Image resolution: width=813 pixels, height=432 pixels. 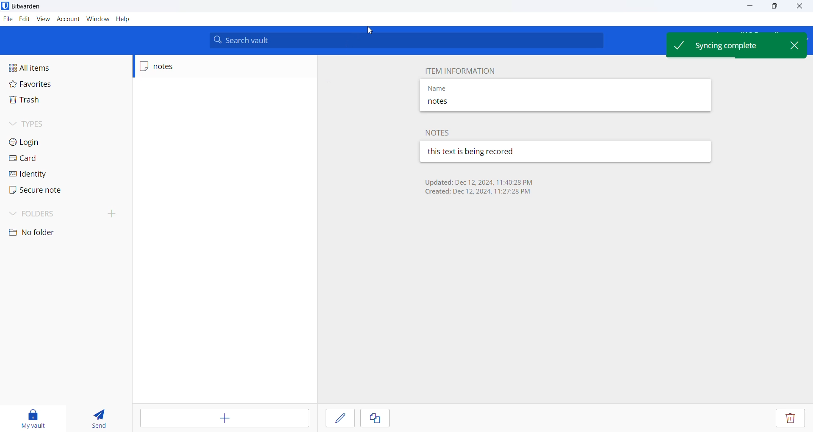 What do you see at coordinates (459, 70) in the screenshot?
I see `Item information` at bounding box center [459, 70].